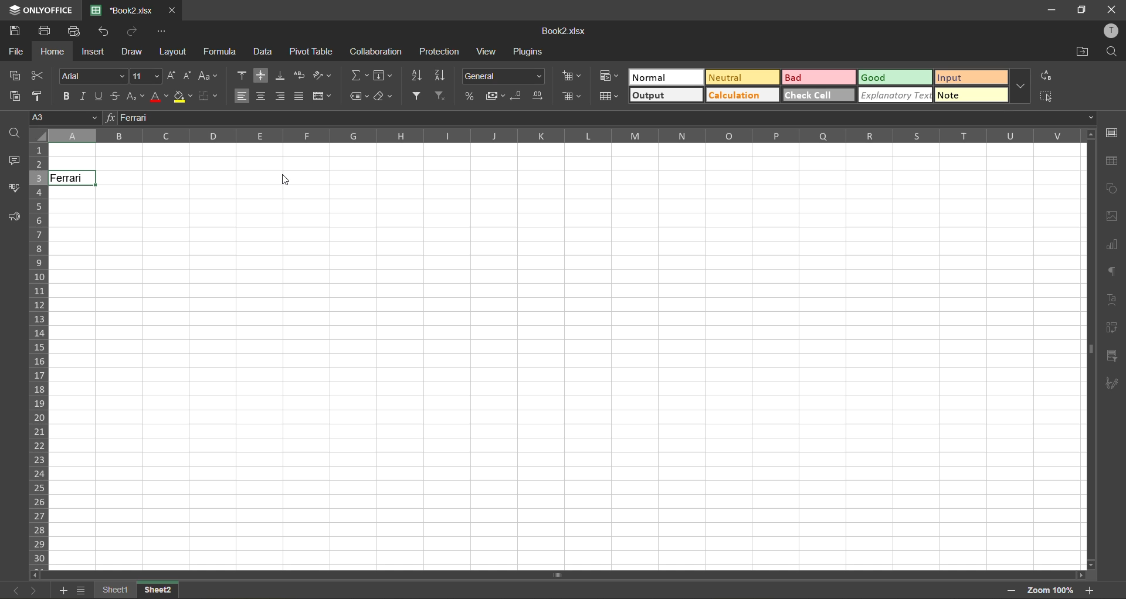 The height and width of the screenshot is (599, 1126). I want to click on fill color, so click(183, 98).